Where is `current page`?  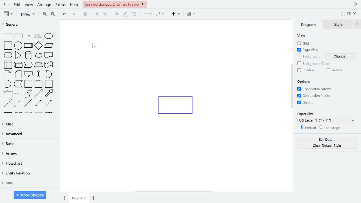
current page is located at coordinates (79, 198).